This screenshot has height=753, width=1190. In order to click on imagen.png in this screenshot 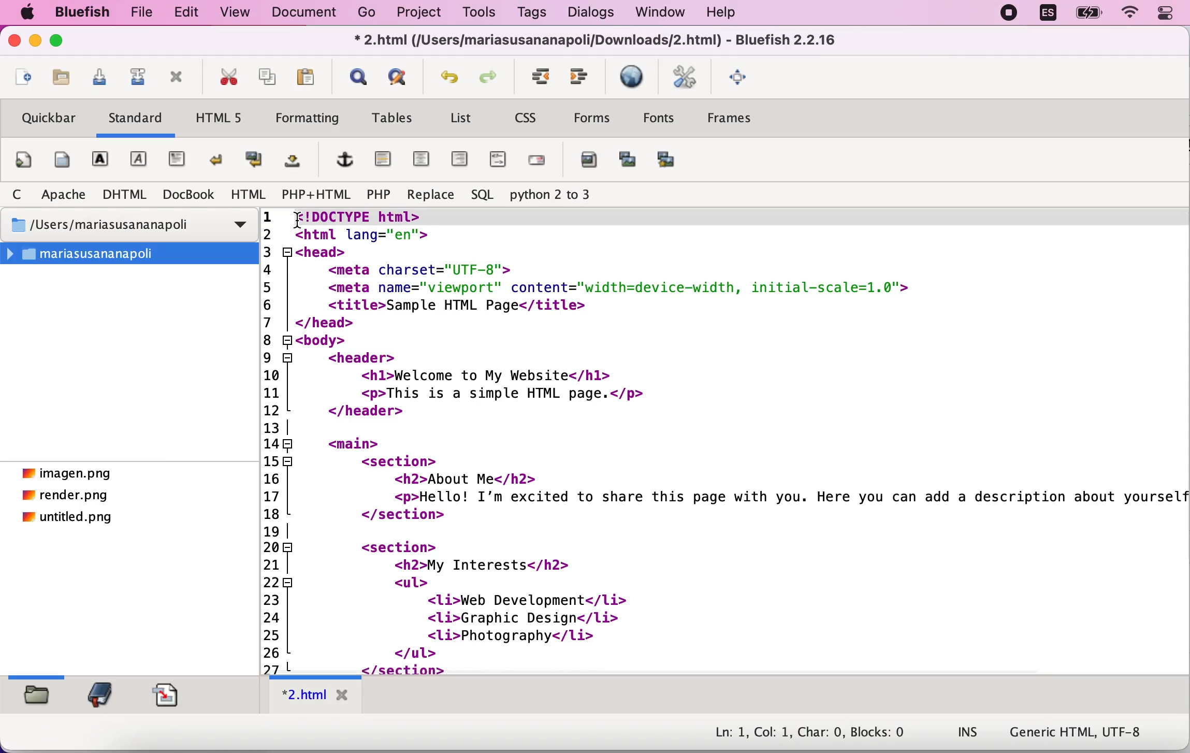, I will do `click(67, 474)`.